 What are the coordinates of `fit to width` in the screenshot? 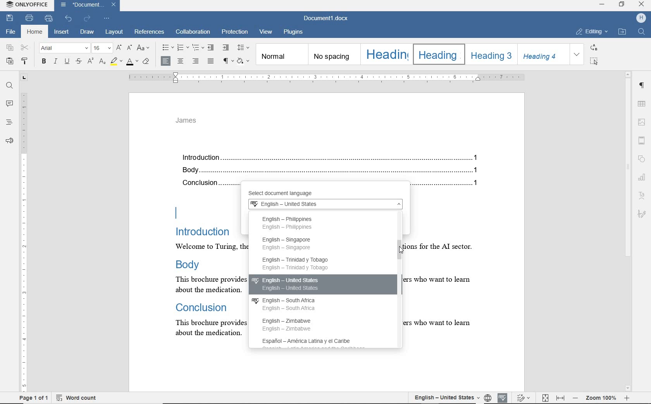 It's located at (561, 398).